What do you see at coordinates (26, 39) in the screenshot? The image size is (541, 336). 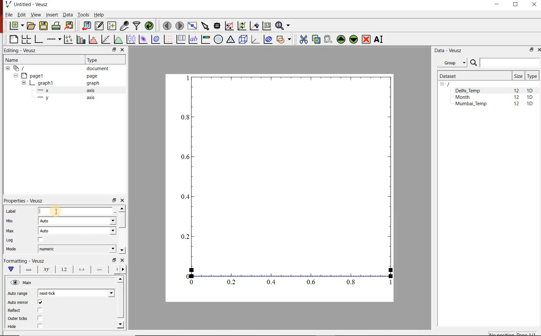 I see `arrange graphs in a grid` at bounding box center [26, 39].